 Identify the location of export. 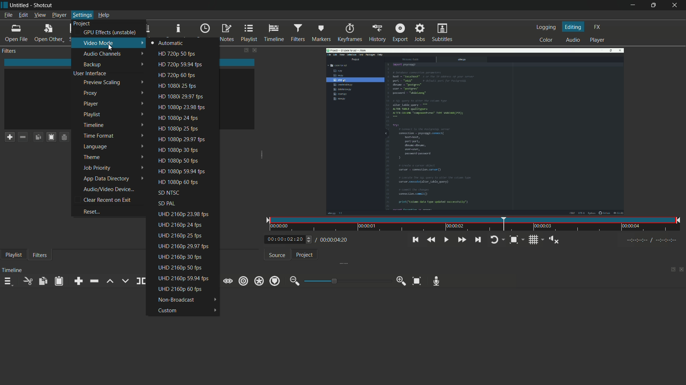
(400, 33).